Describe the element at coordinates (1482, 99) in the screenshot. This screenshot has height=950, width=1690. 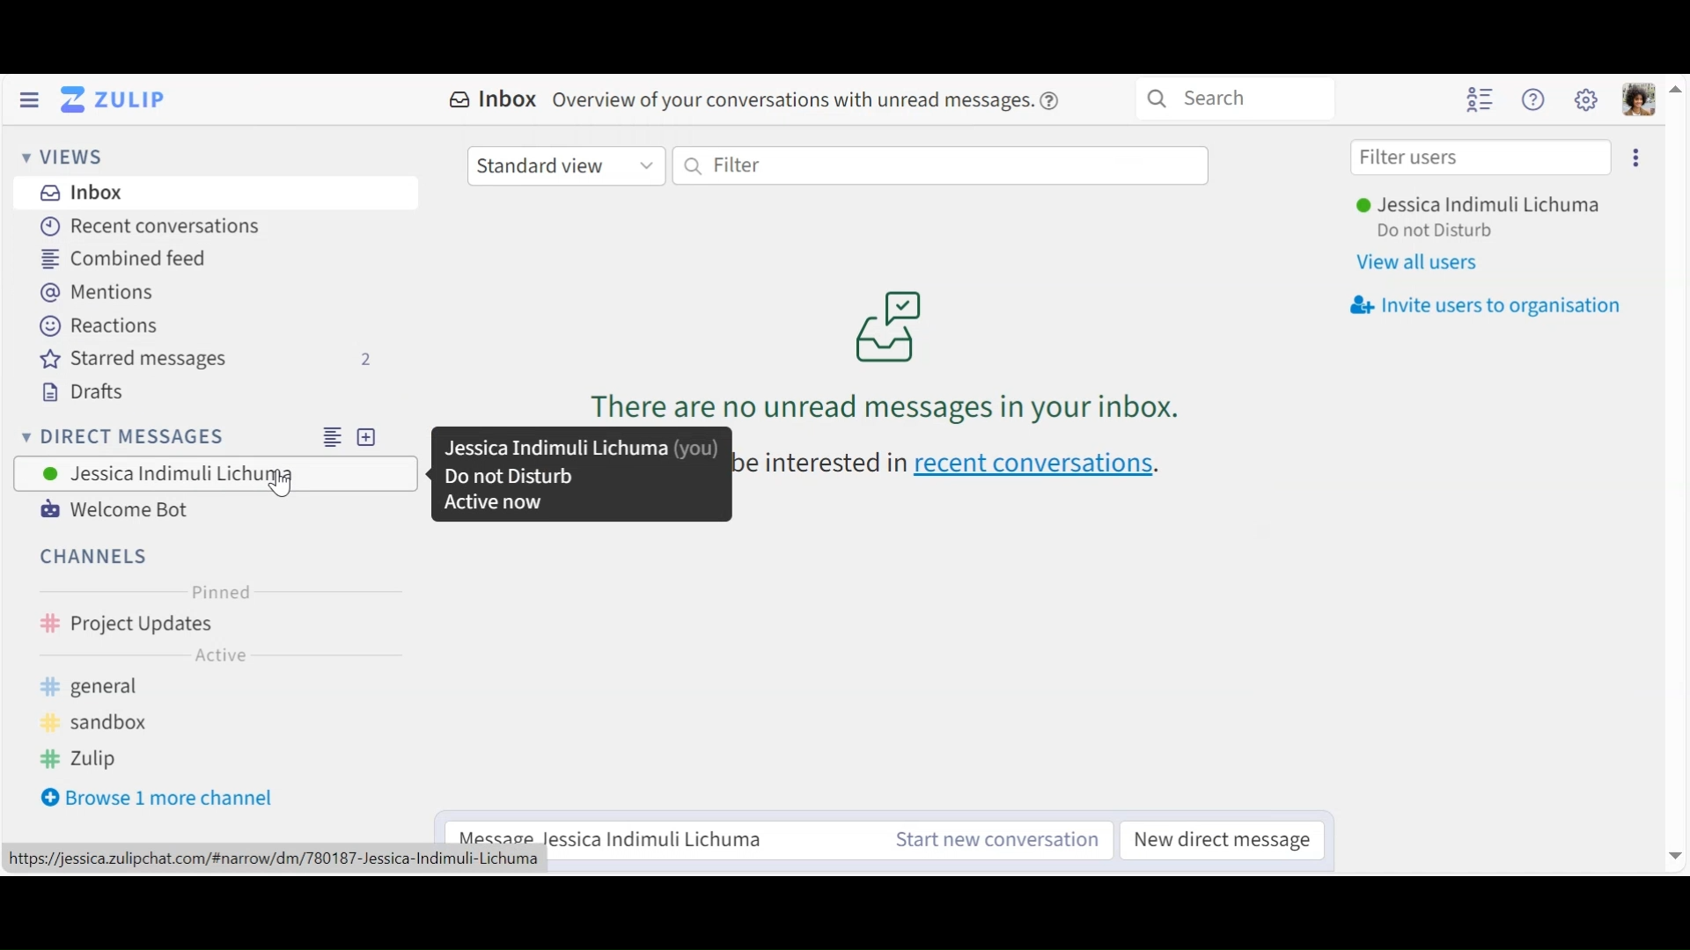
I see `Hide user list` at that location.